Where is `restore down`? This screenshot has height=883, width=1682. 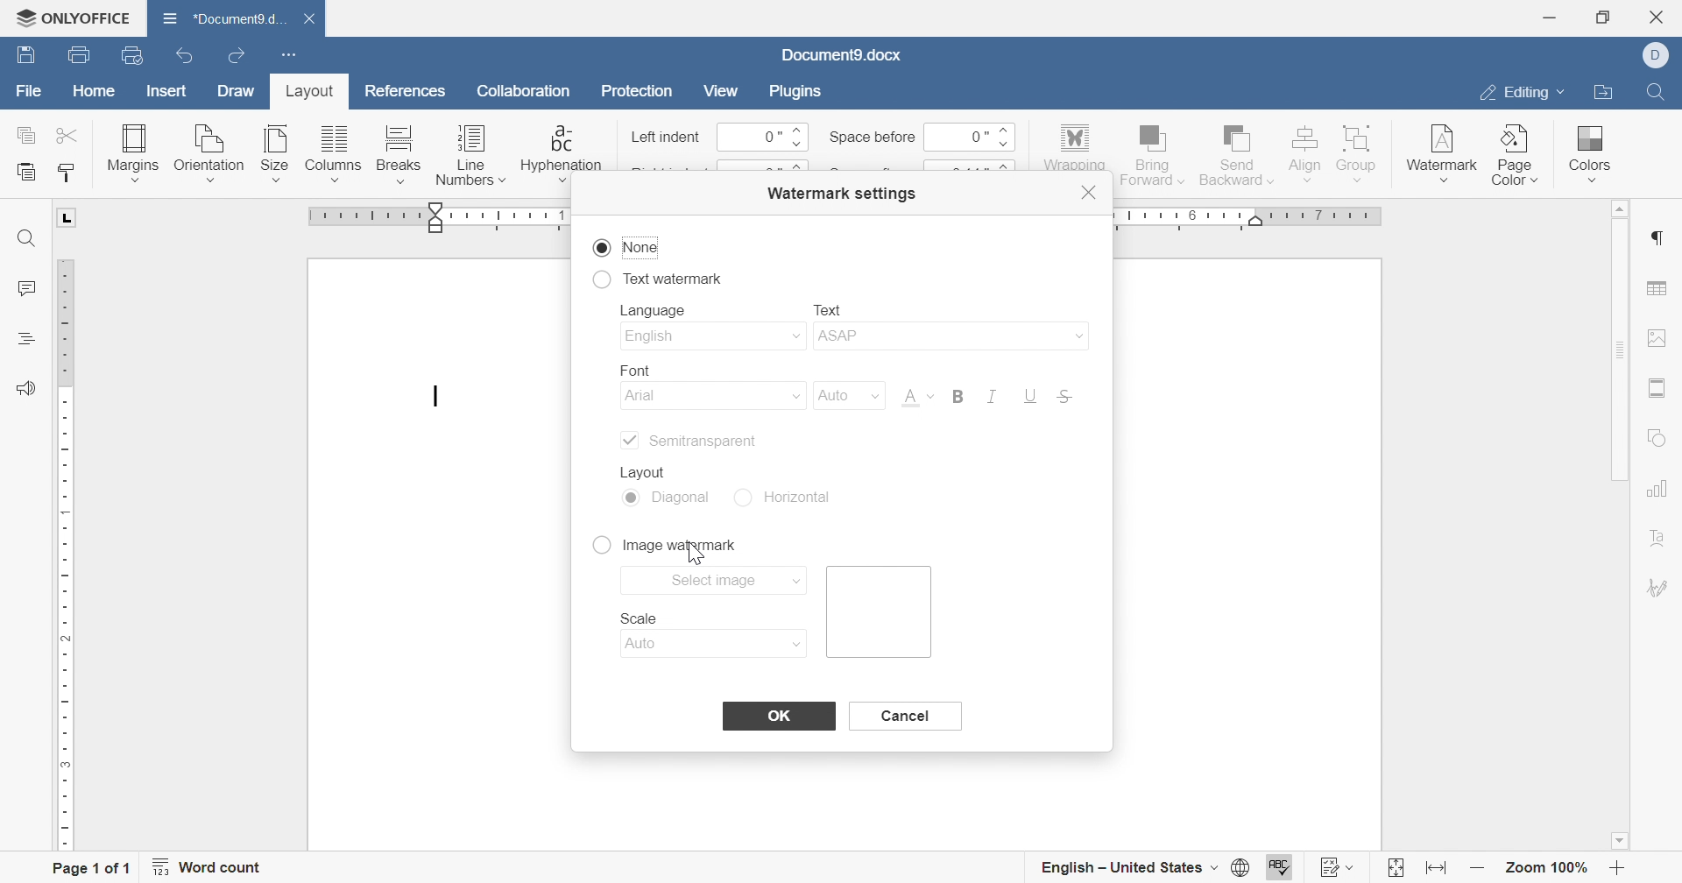 restore down is located at coordinates (1608, 17).